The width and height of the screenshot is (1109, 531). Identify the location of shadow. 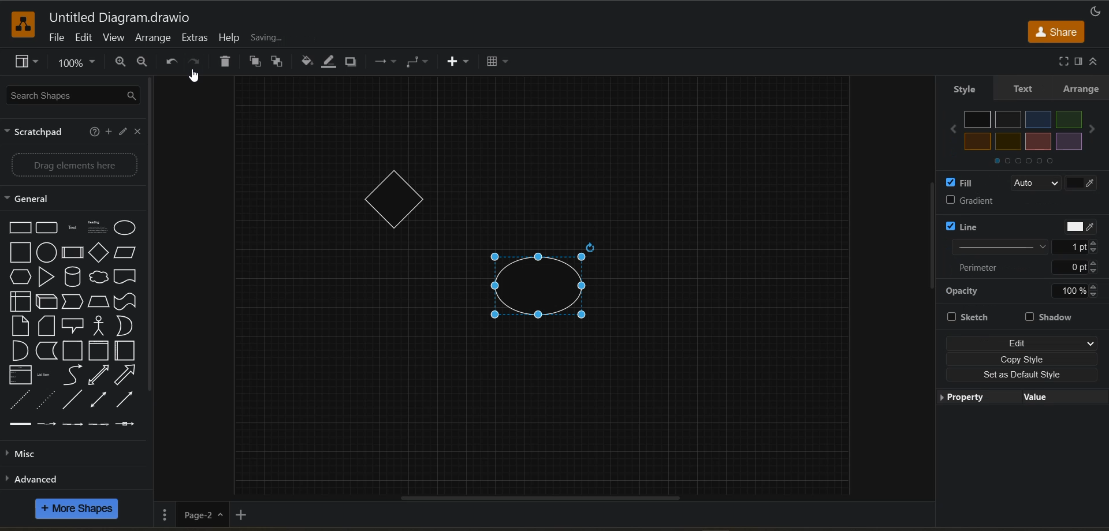
(1054, 318).